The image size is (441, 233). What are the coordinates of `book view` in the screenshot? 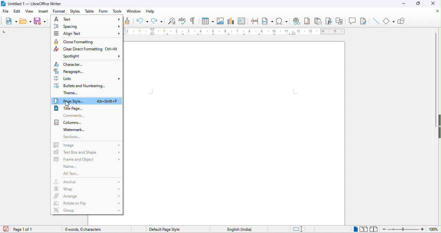 It's located at (375, 228).